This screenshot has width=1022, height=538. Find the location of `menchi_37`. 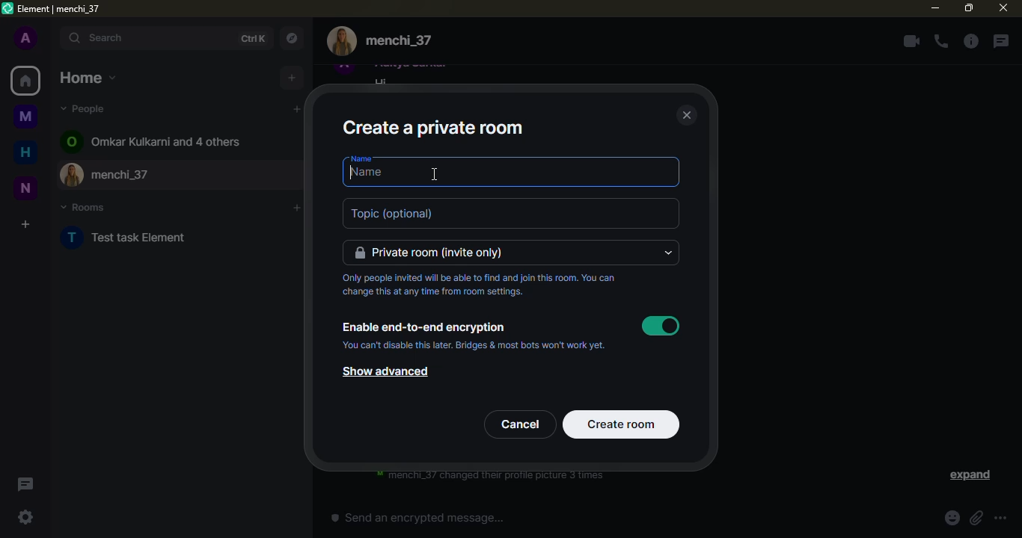

menchi_37 is located at coordinates (399, 41).